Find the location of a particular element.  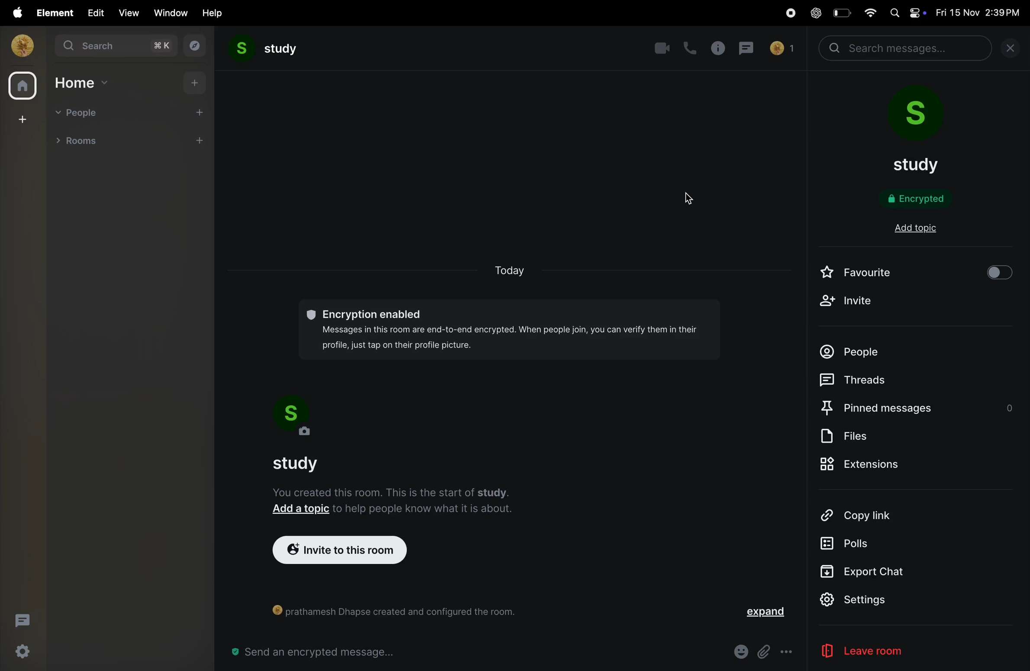

files is located at coordinates (856, 436).